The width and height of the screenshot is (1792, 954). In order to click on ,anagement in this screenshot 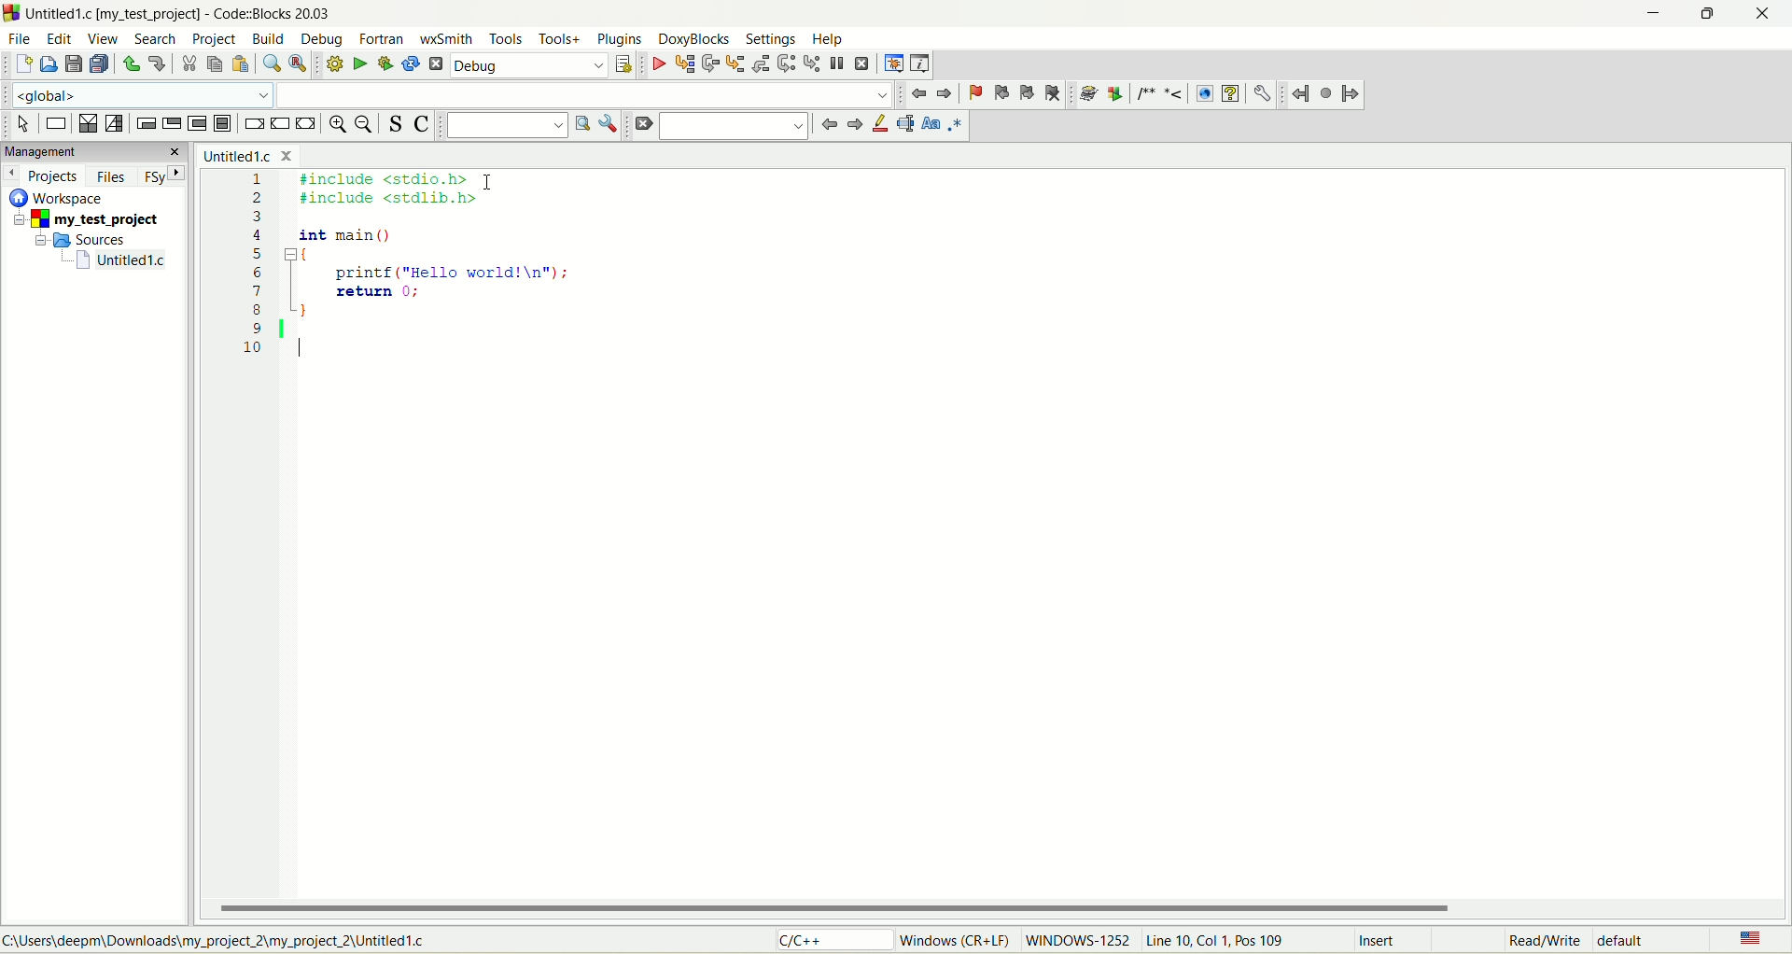, I will do `click(93, 152)`.